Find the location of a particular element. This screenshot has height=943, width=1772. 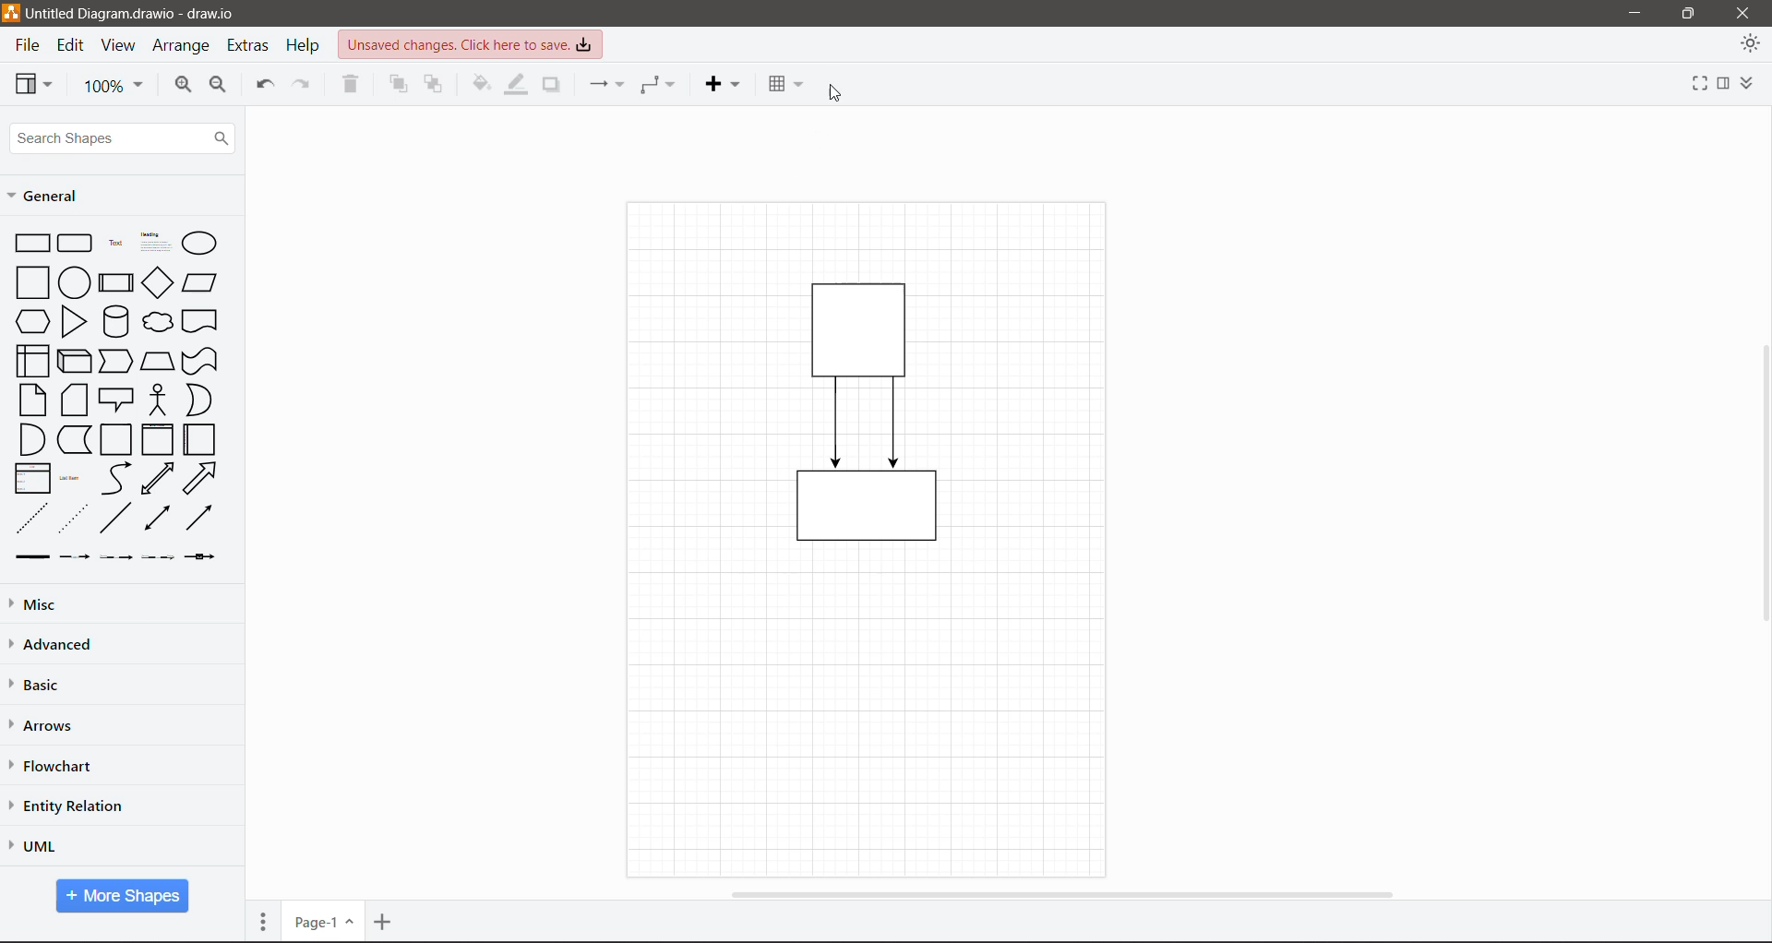

Format is located at coordinates (1723, 84).